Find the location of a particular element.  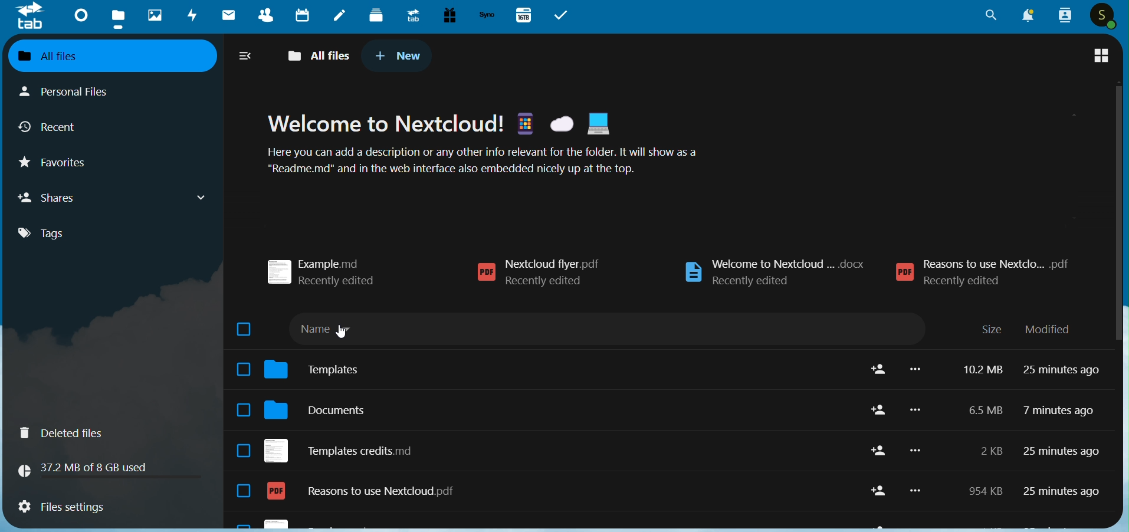

Notification is located at coordinates (1028, 15).